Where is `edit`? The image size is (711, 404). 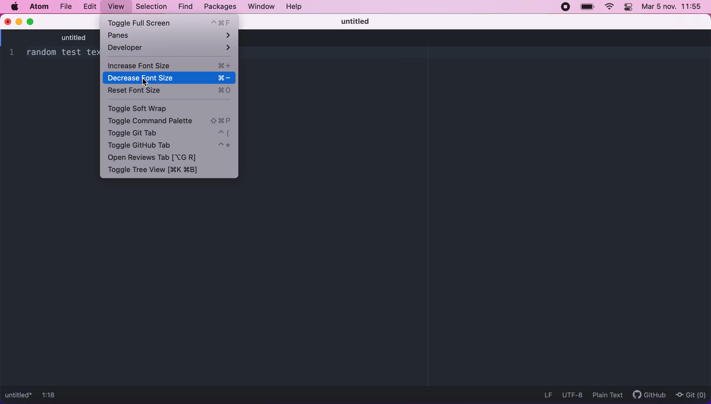 edit is located at coordinates (91, 6).